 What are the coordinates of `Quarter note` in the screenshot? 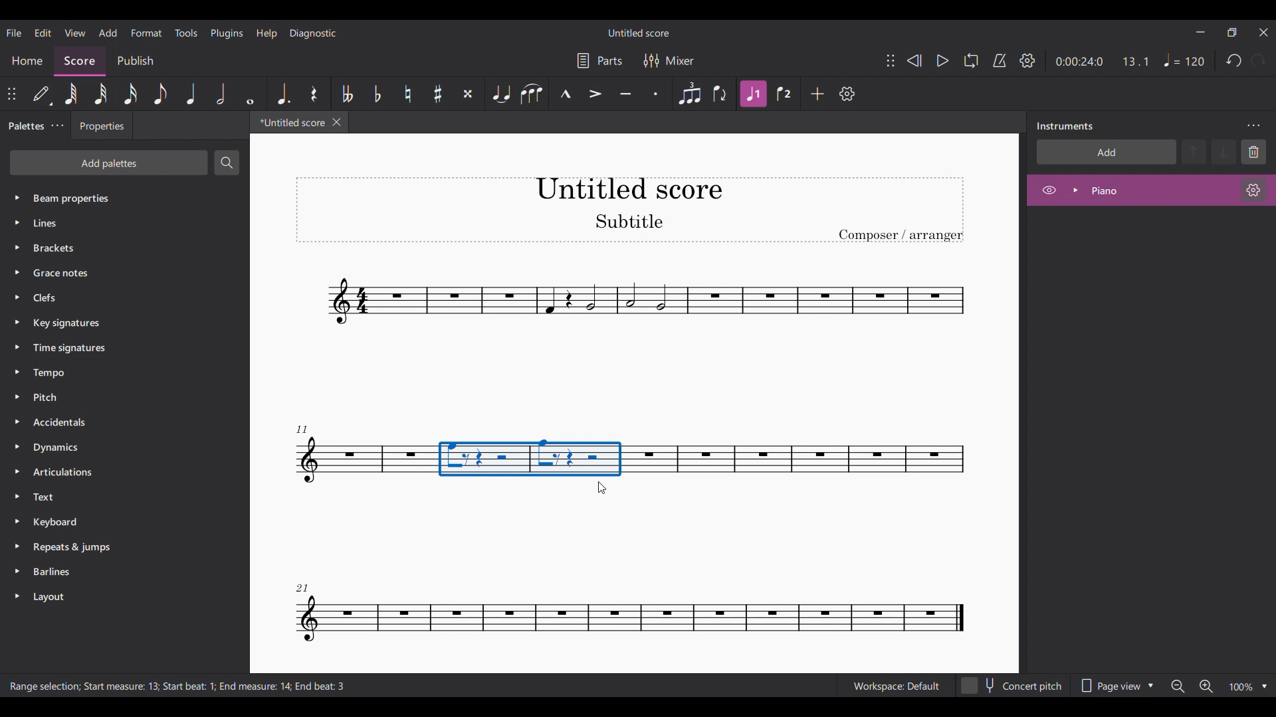 It's located at (191, 94).